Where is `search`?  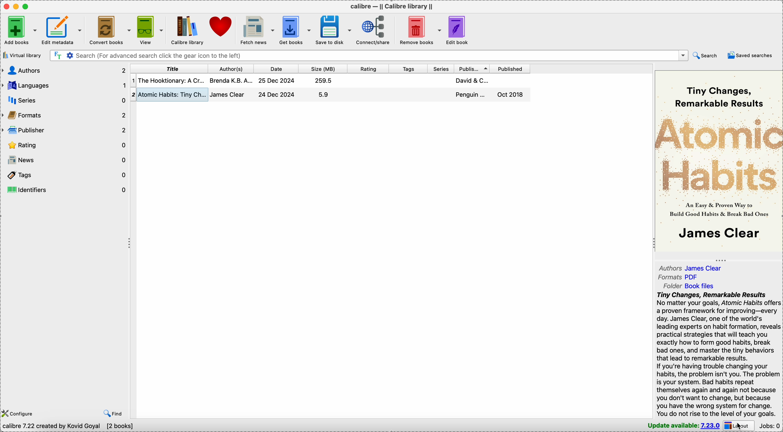
search is located at coordinates (707, 56).